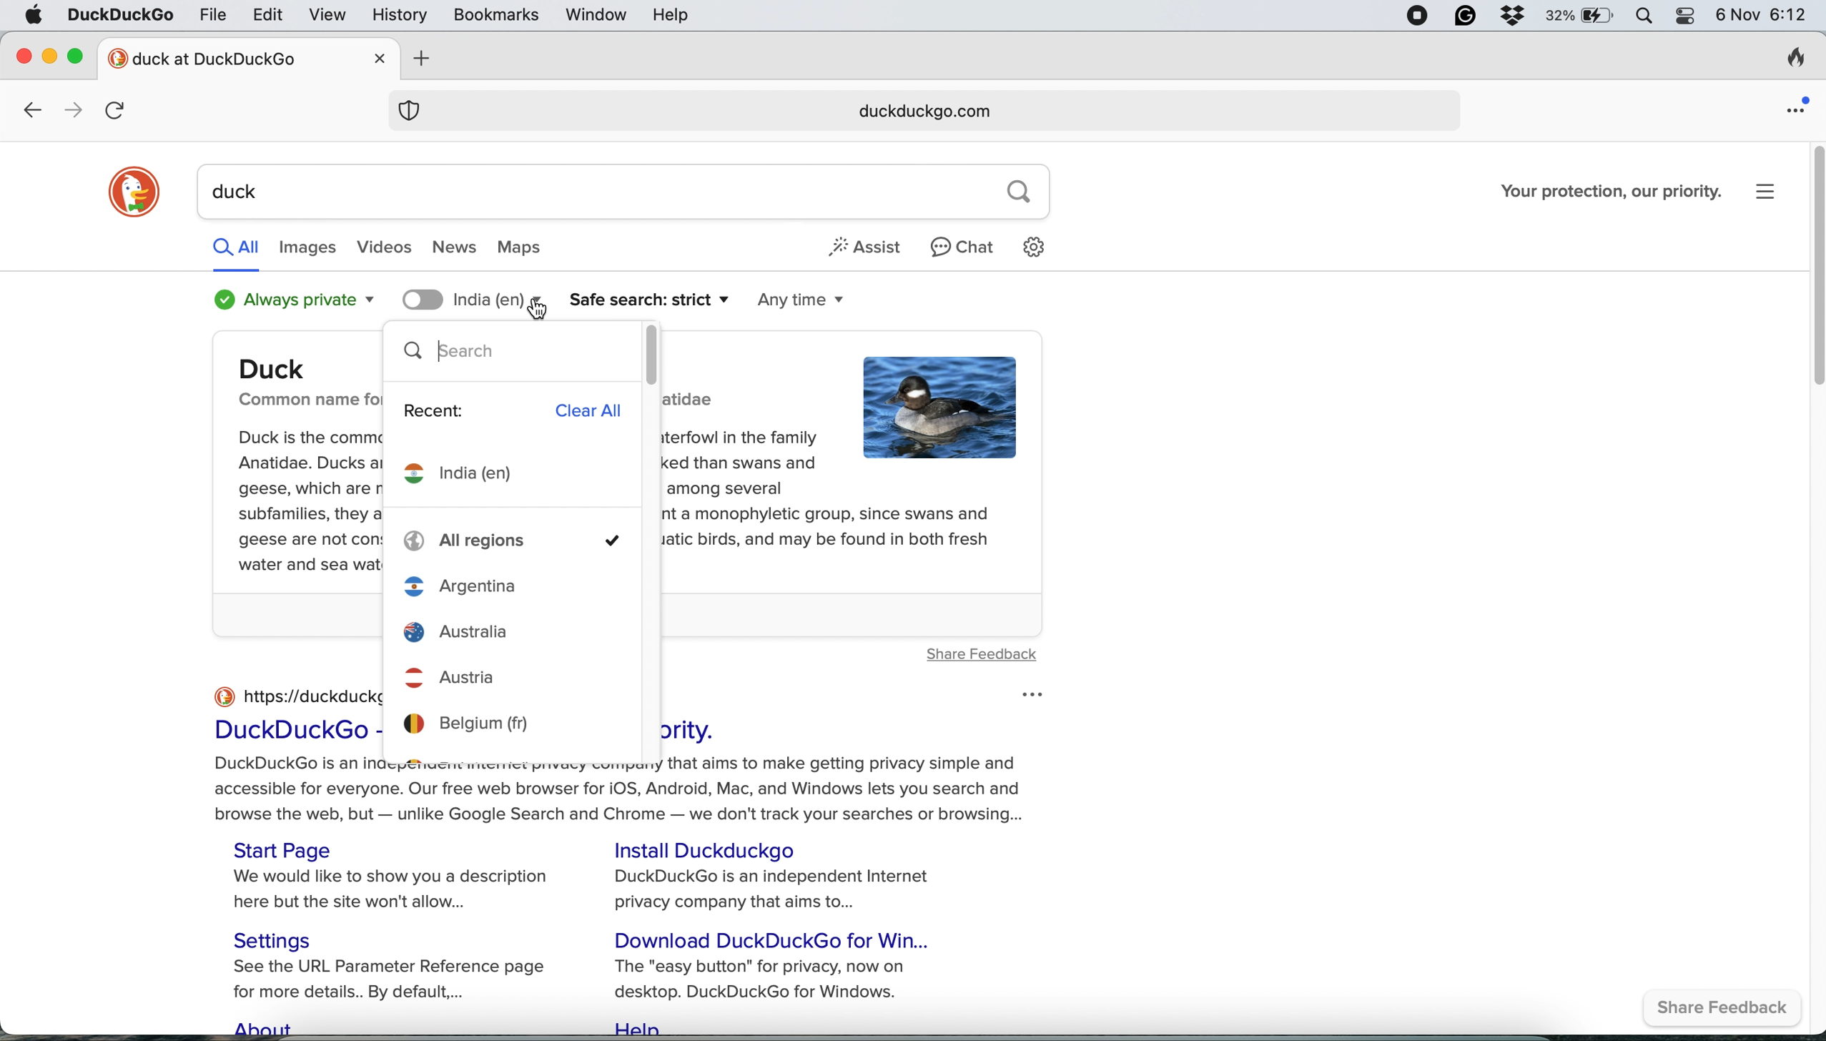 This screenshot has height=1041, width=1826. Describe the element at coordinates (235, 246) in the screenshot. I see `all` at that location.